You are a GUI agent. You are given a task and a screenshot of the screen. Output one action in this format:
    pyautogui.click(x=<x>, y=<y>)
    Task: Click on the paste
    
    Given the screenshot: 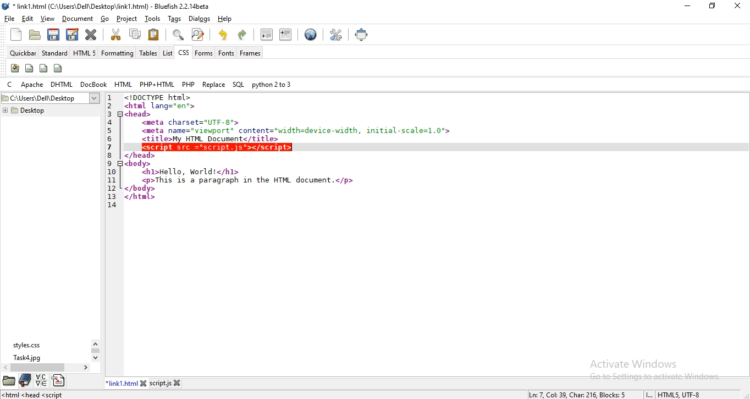 What is the action you would take?
    pyautogui.click(x=155, y=35)
    